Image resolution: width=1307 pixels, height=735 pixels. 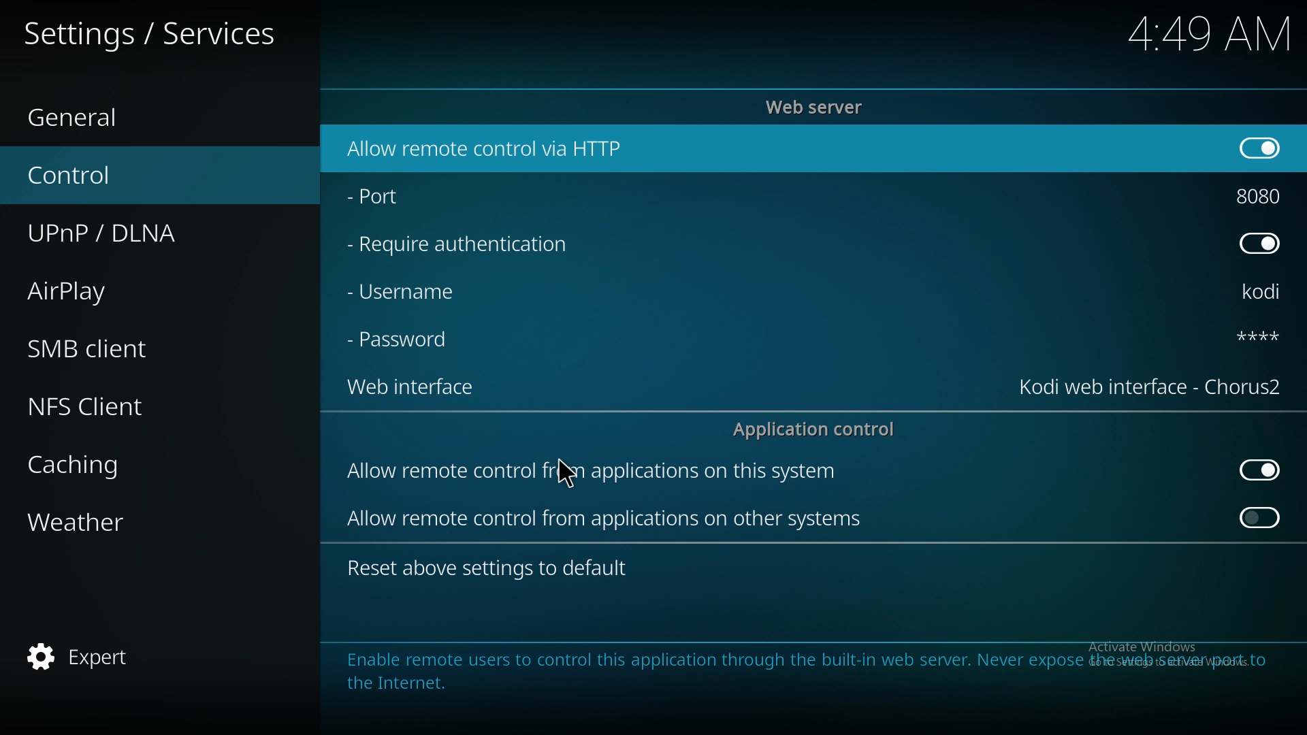 I want to click on services, so click(x=163, y=31).